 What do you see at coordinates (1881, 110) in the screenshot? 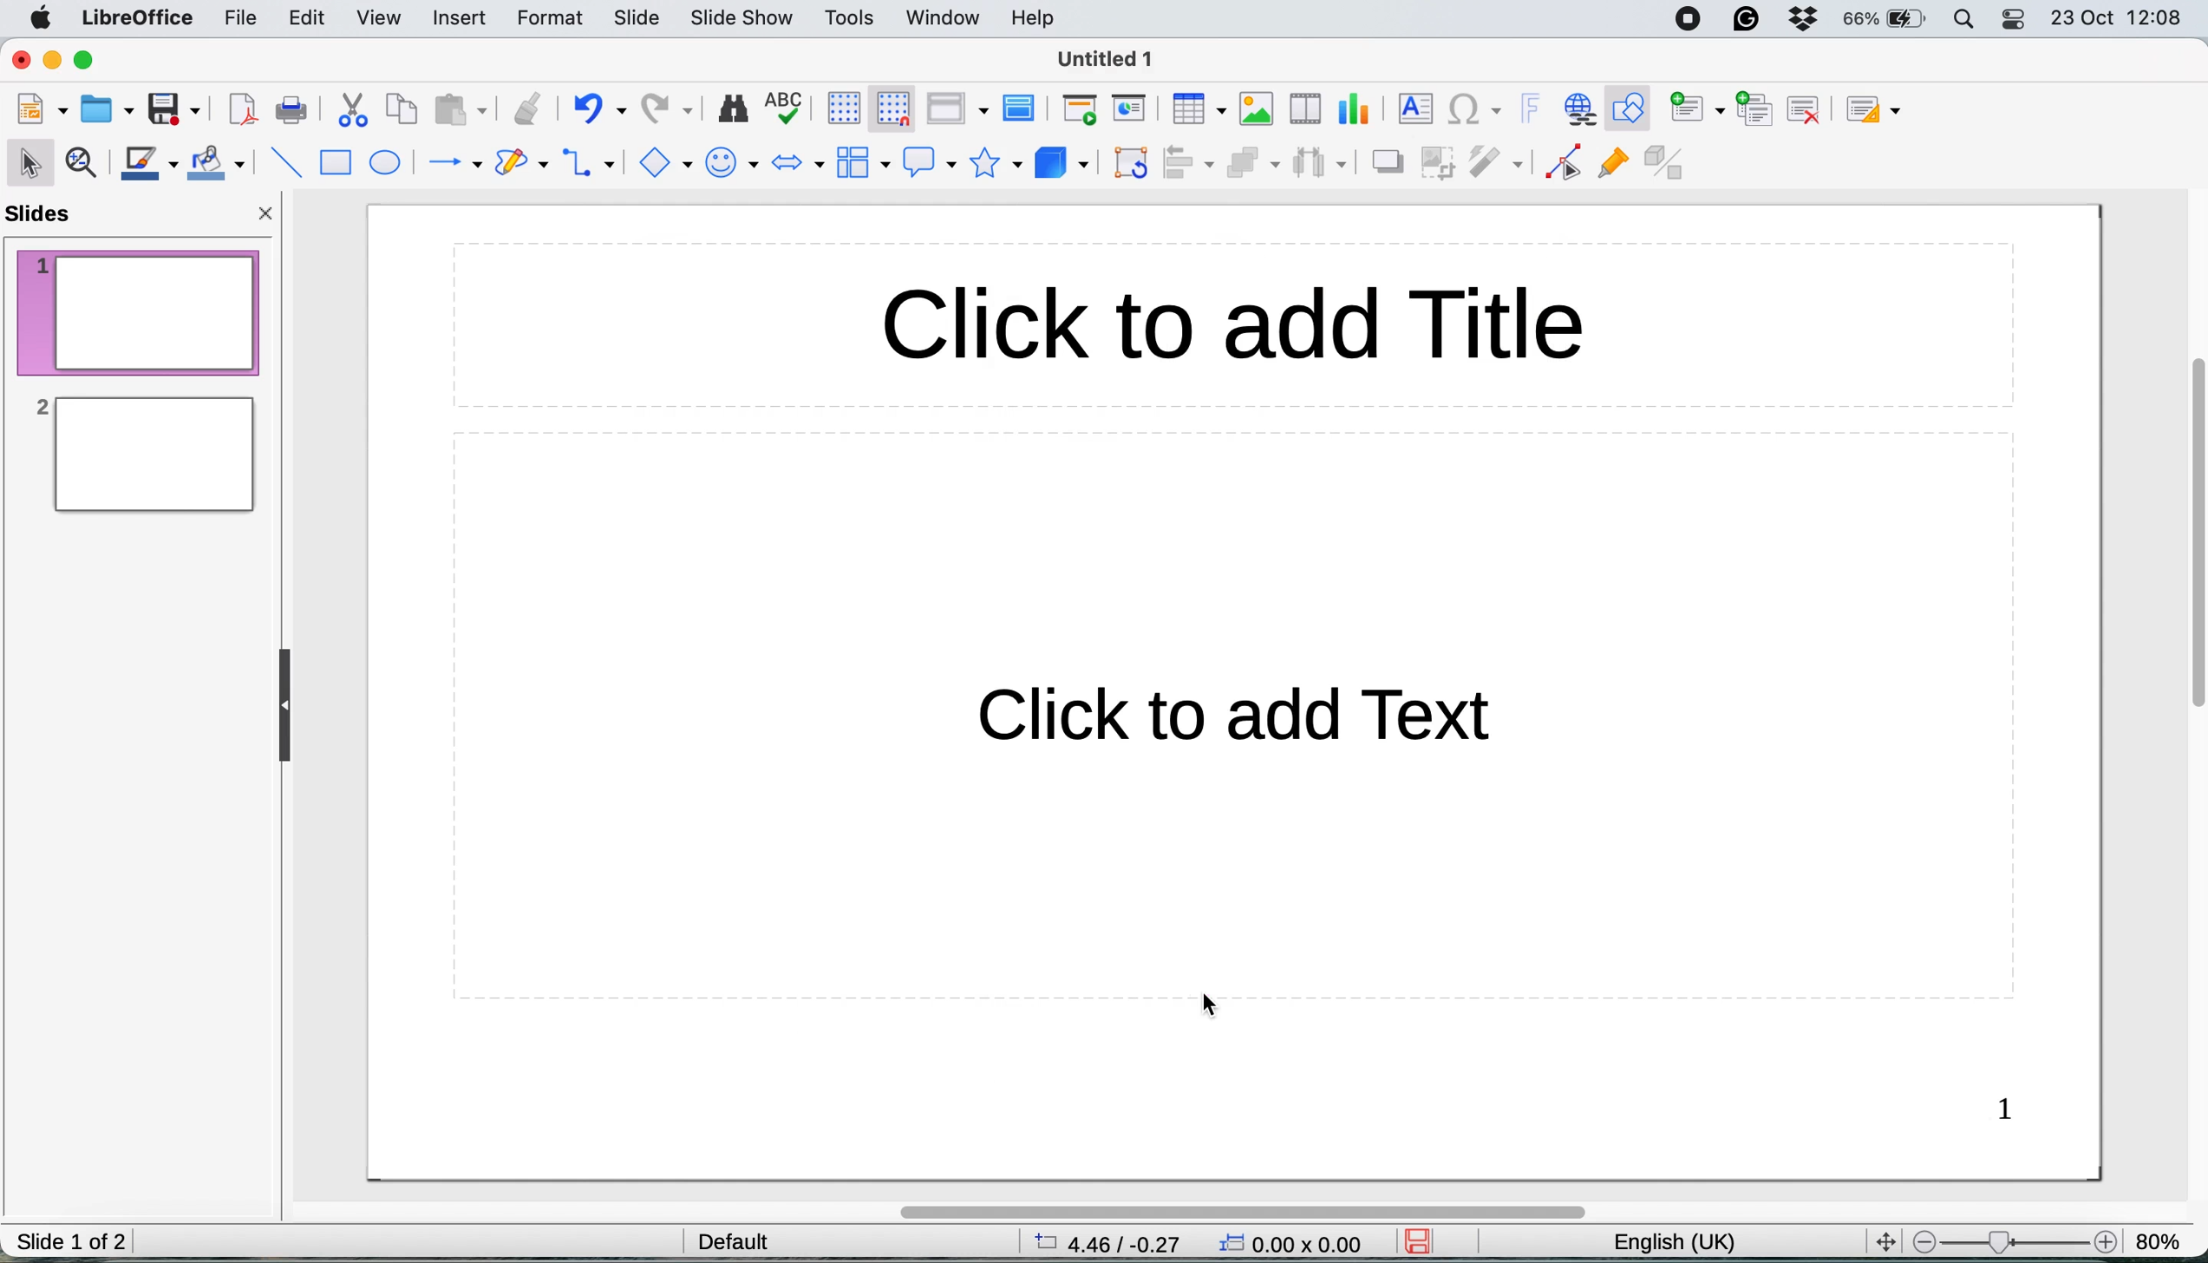
I see `slide layout` at bounding box center [1881, 110].